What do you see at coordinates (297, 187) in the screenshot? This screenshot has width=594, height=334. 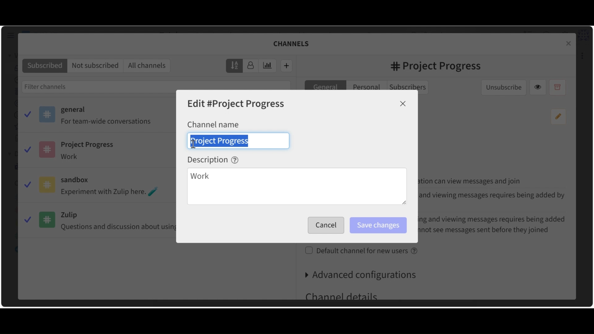 I see `Description Field` at bounding box center [297, 187].